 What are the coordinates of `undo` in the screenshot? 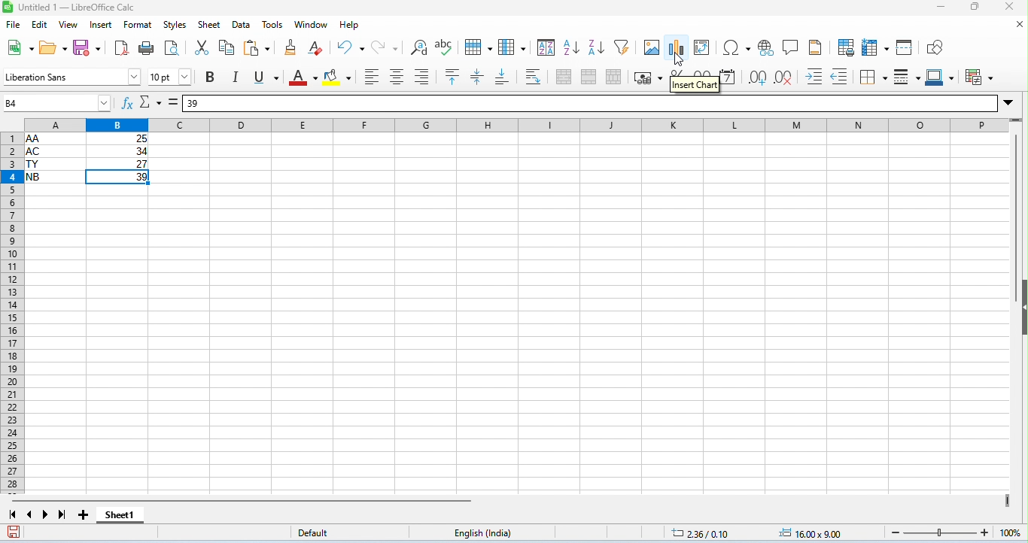 It's located at (351, 49).